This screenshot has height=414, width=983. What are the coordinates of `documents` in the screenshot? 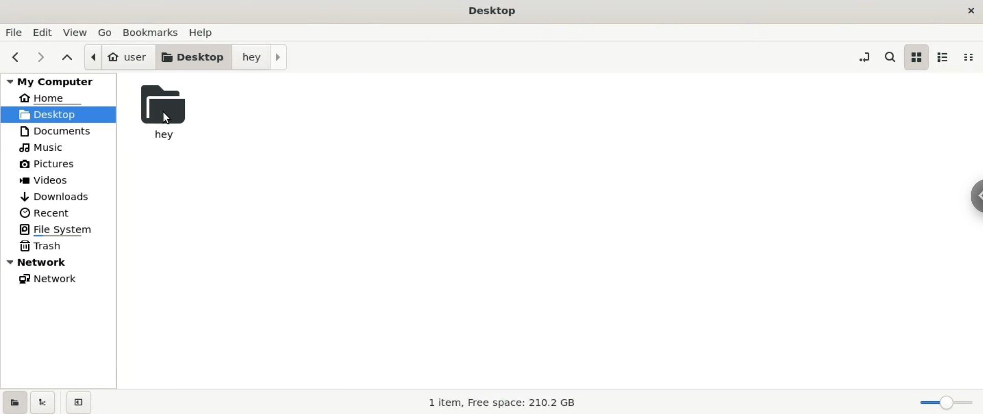 It's located at (58, 132).